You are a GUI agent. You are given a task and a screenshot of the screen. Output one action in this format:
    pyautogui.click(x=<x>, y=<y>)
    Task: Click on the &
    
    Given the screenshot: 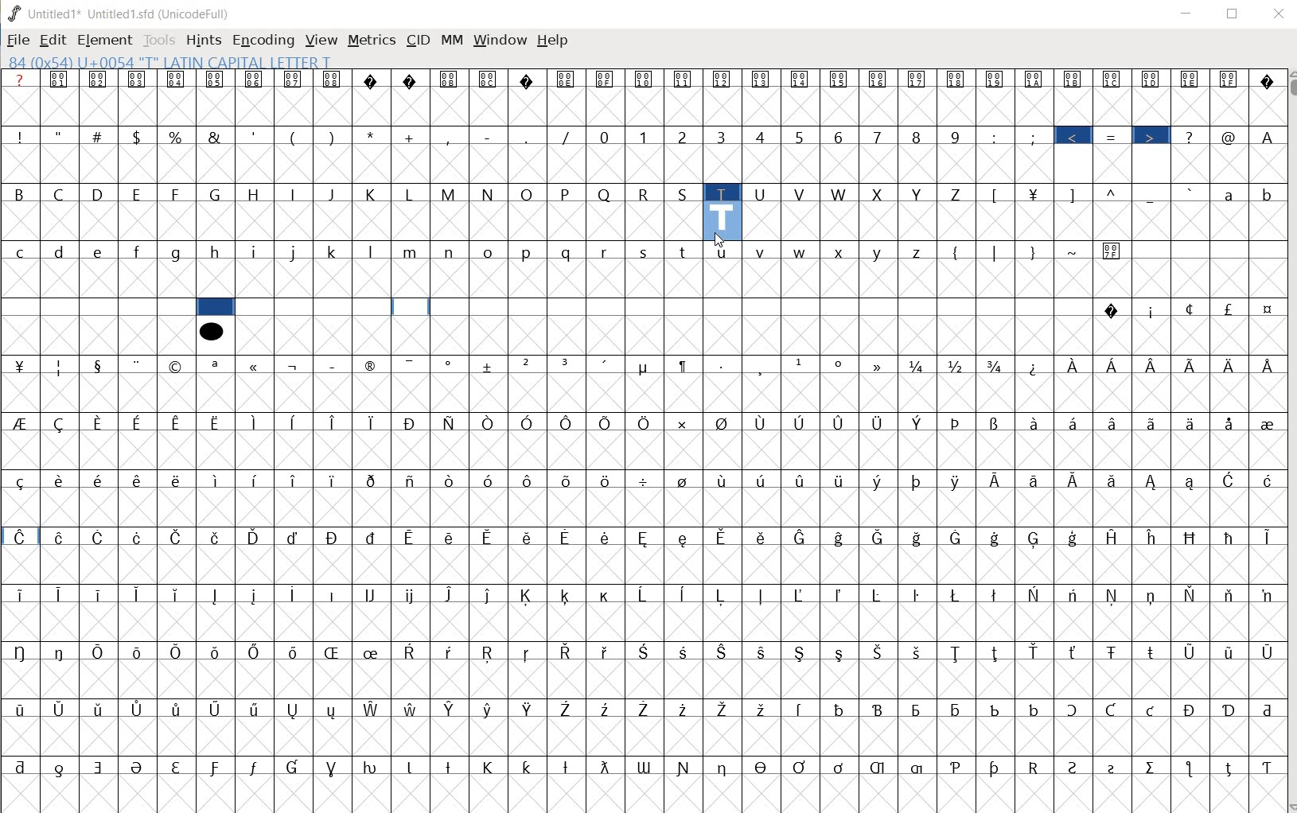 What is the action you would take?
    pyautogui.click(x=214, y=135)
    